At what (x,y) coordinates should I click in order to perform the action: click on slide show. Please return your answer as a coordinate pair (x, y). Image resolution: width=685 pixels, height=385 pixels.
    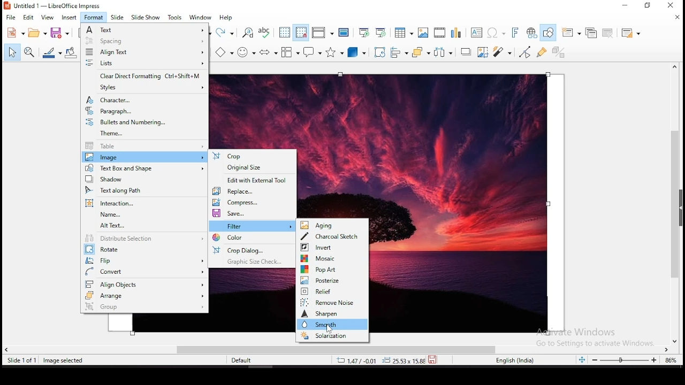
    Looking at the image, I should click on (146, 17).